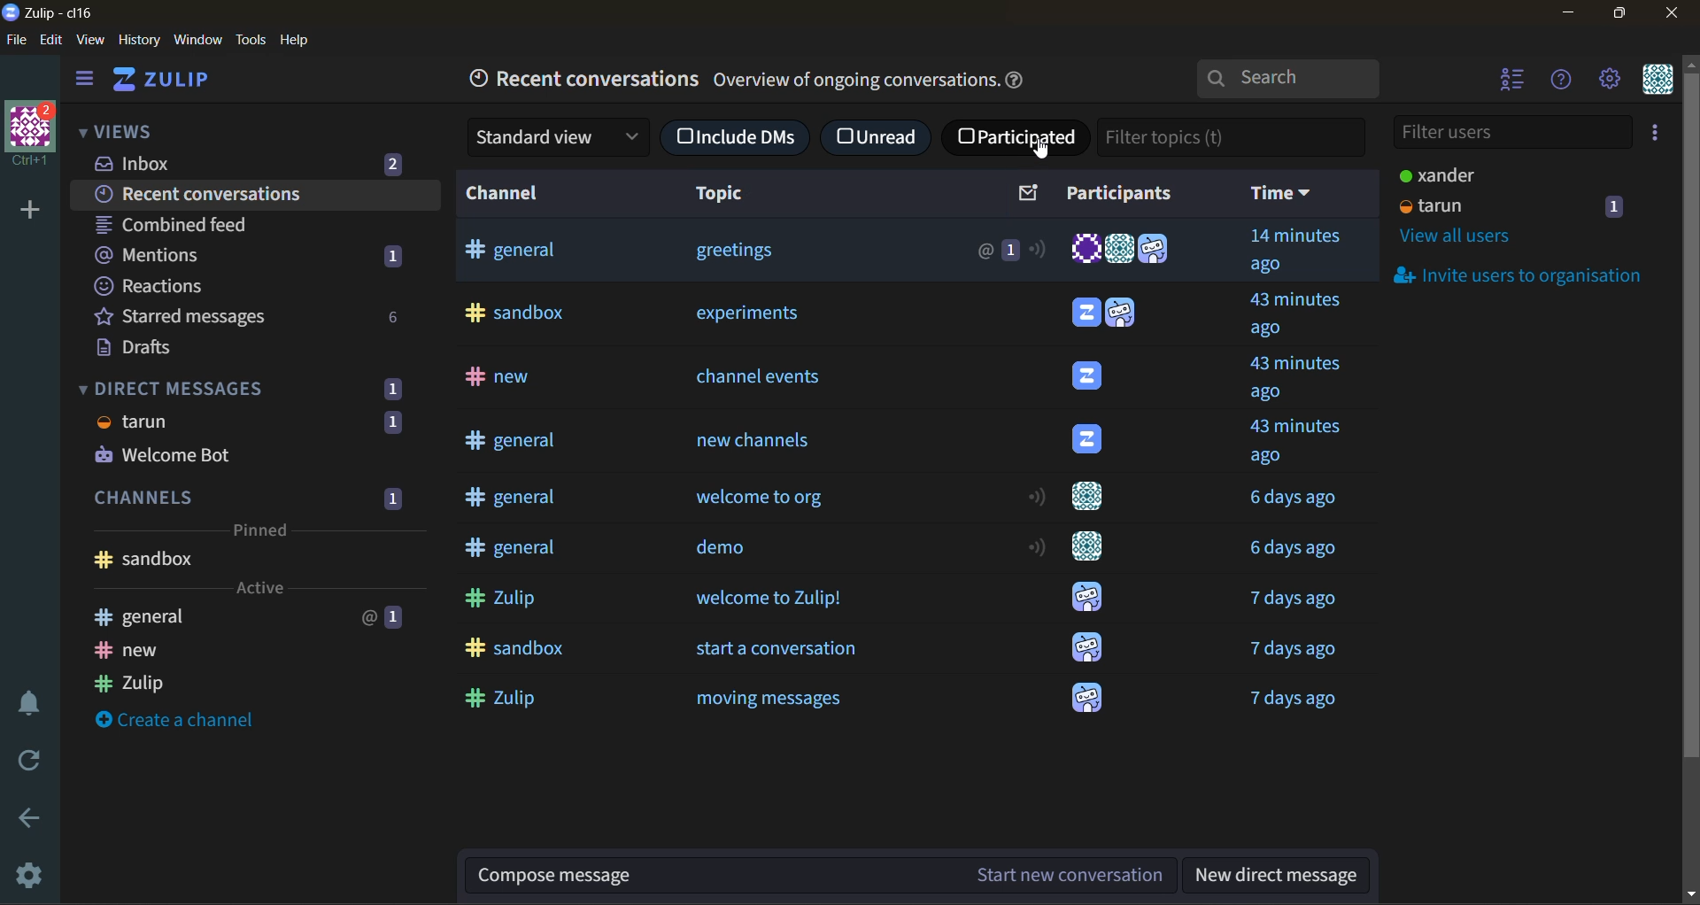 The image size is (1700, 905). I want to click on general, so click(519, 443).